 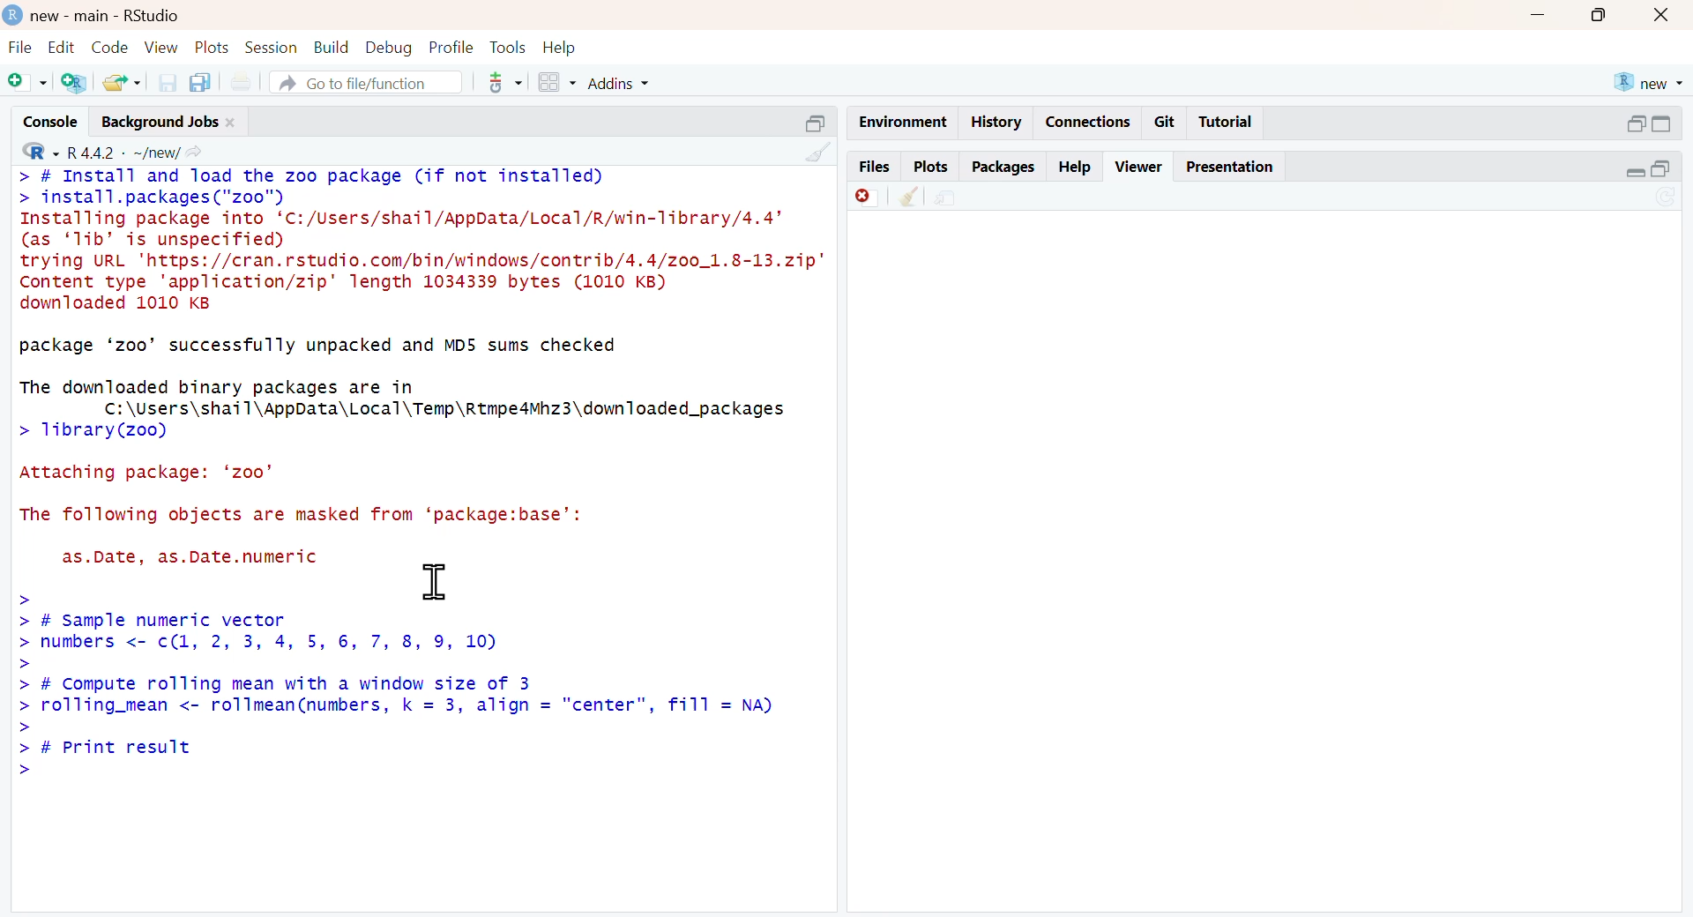 I want to click on close, so click(x=1661, y=15).